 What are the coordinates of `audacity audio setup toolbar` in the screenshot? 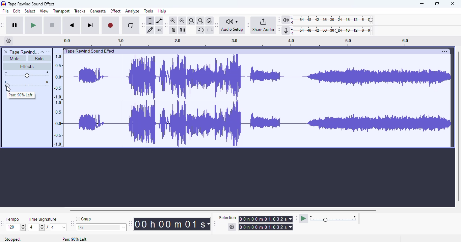 It's located at (217, 25).